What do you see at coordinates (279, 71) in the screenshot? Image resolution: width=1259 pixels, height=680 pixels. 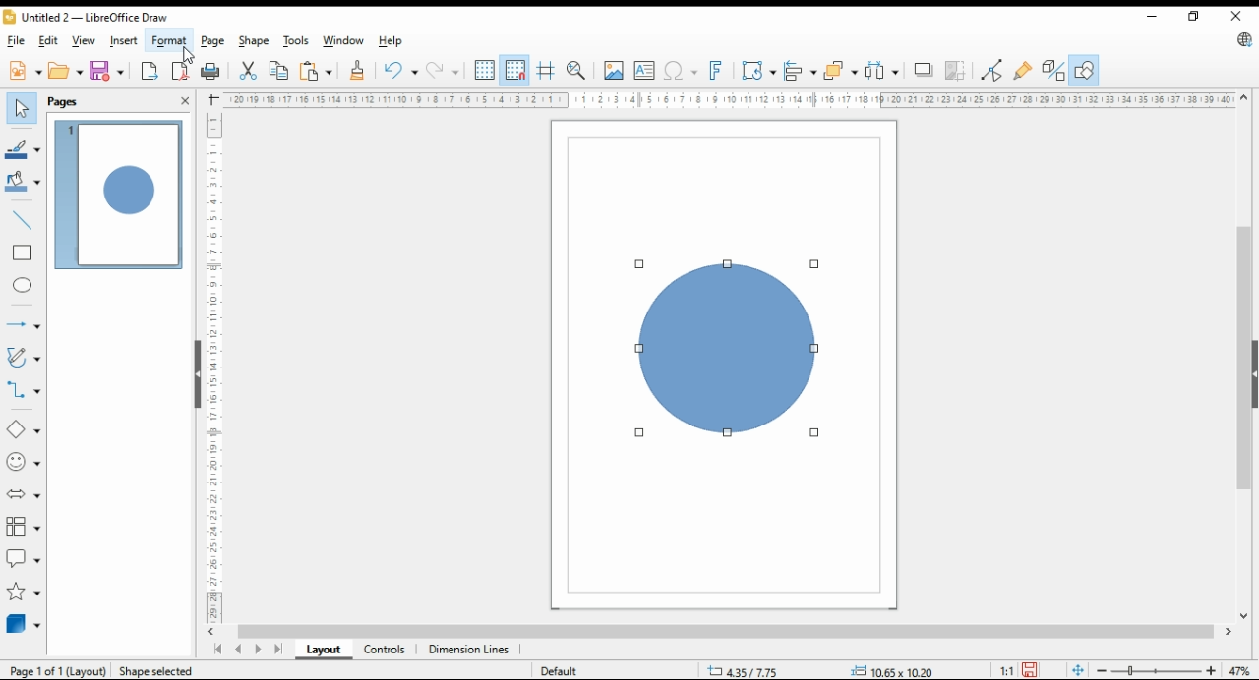 I see `copy` at bounding box center [279, 71].